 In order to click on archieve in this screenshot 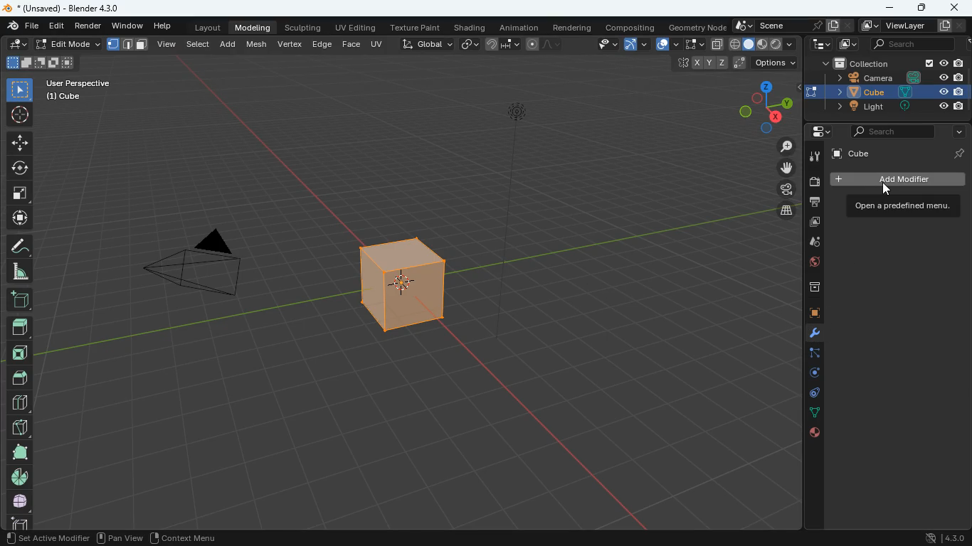, I will do `click(809, 289)`.